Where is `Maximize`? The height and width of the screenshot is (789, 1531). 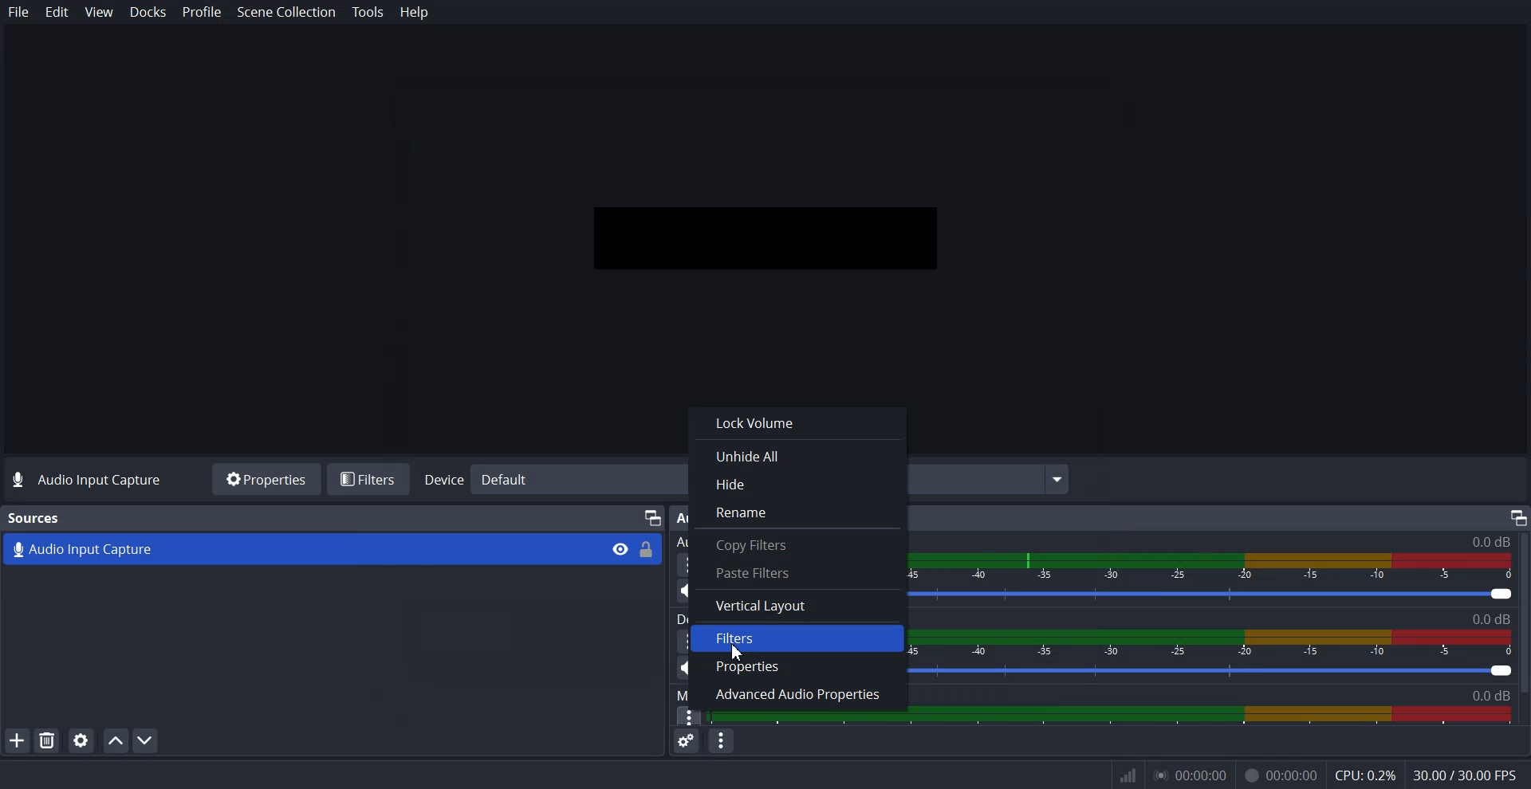 Maximize is located at coordinates (1518, 517).